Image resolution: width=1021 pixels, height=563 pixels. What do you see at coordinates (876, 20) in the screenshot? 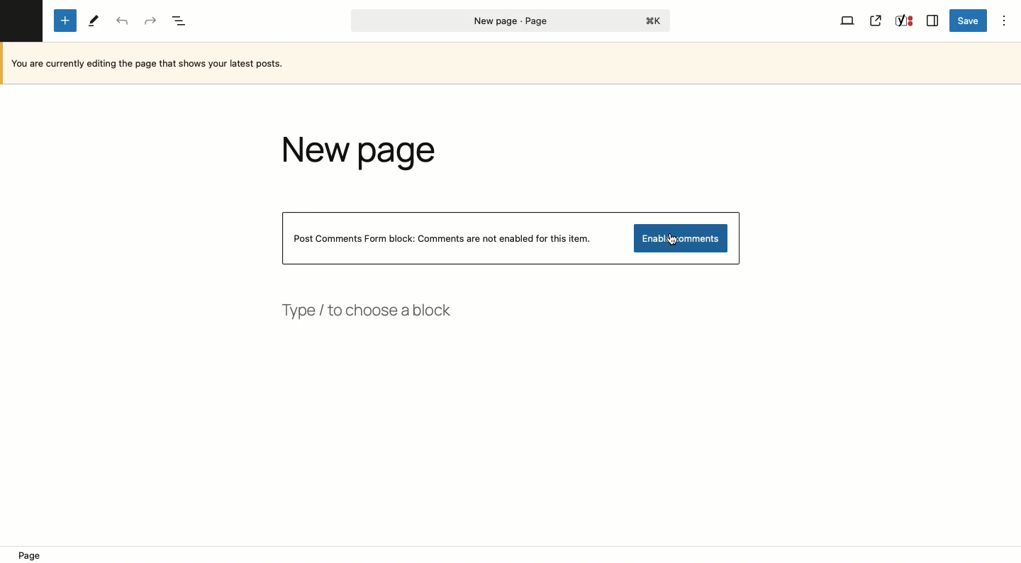
I see `View page` at bounding box center [876, 20].